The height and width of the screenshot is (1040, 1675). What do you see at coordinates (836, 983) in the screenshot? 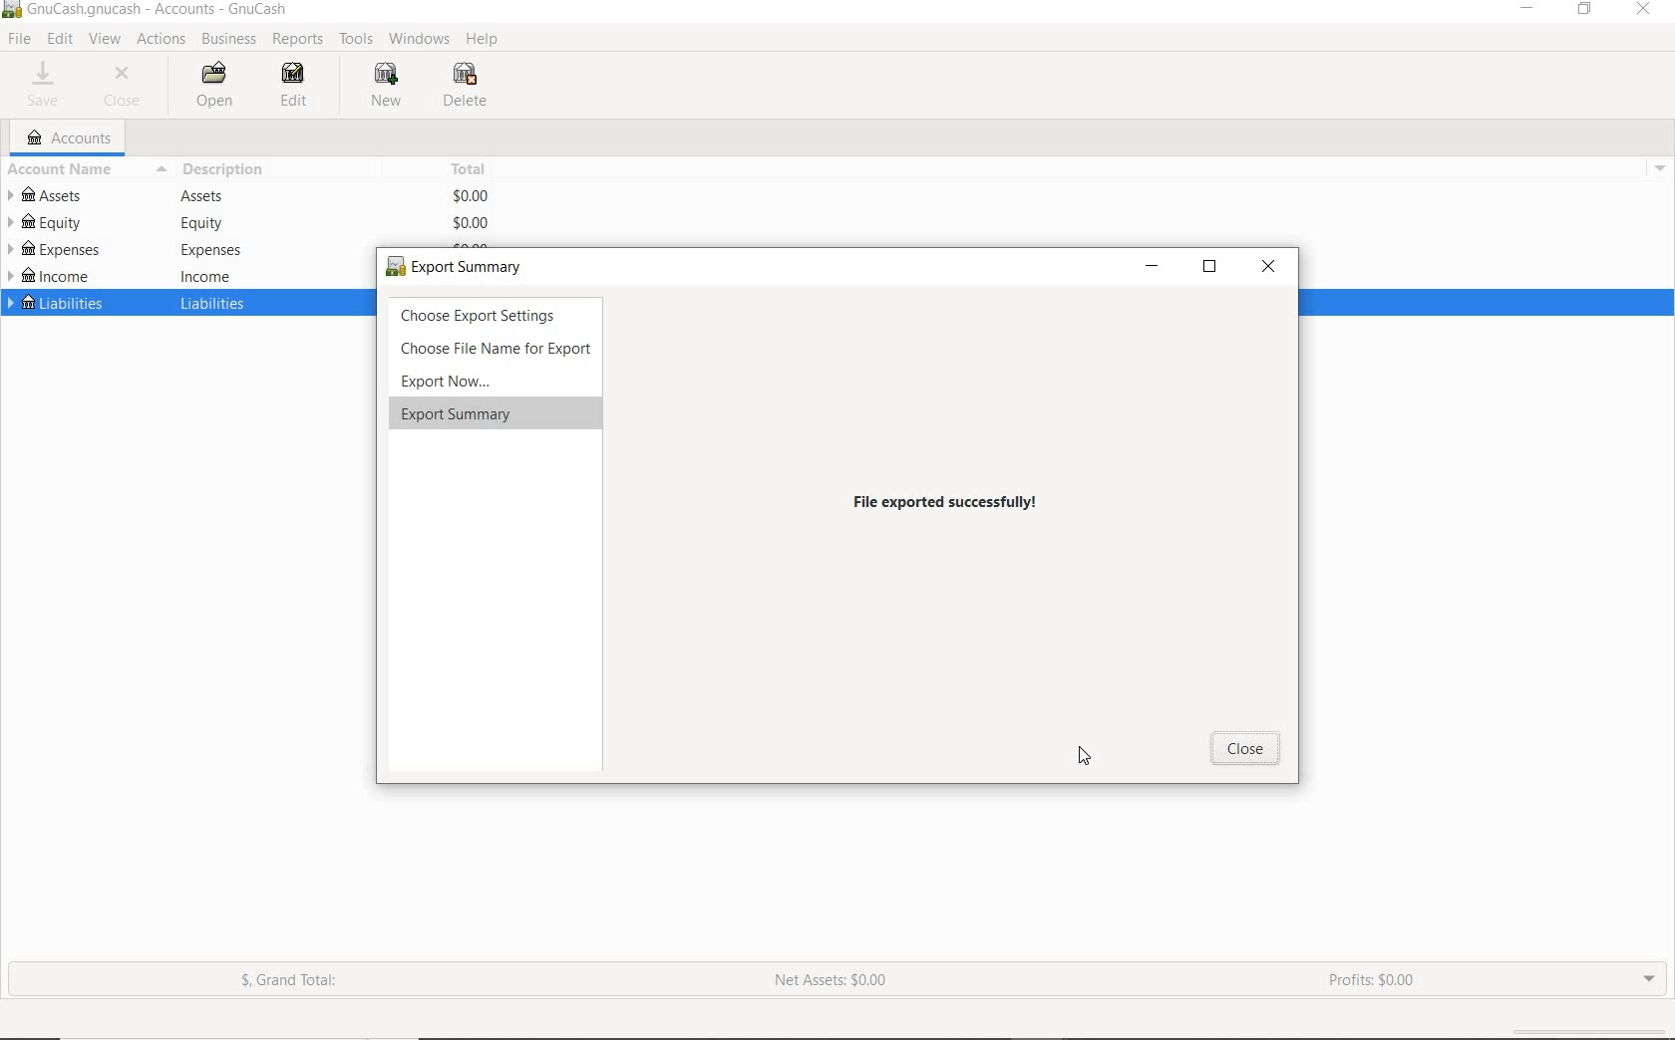
I see `NET ASSETS` at bounding box center [836, 983].